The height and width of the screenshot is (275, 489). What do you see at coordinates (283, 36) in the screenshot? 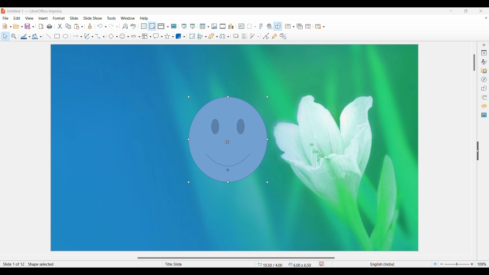
I see `Toggle extrusion` at bounding box center [283, 36].